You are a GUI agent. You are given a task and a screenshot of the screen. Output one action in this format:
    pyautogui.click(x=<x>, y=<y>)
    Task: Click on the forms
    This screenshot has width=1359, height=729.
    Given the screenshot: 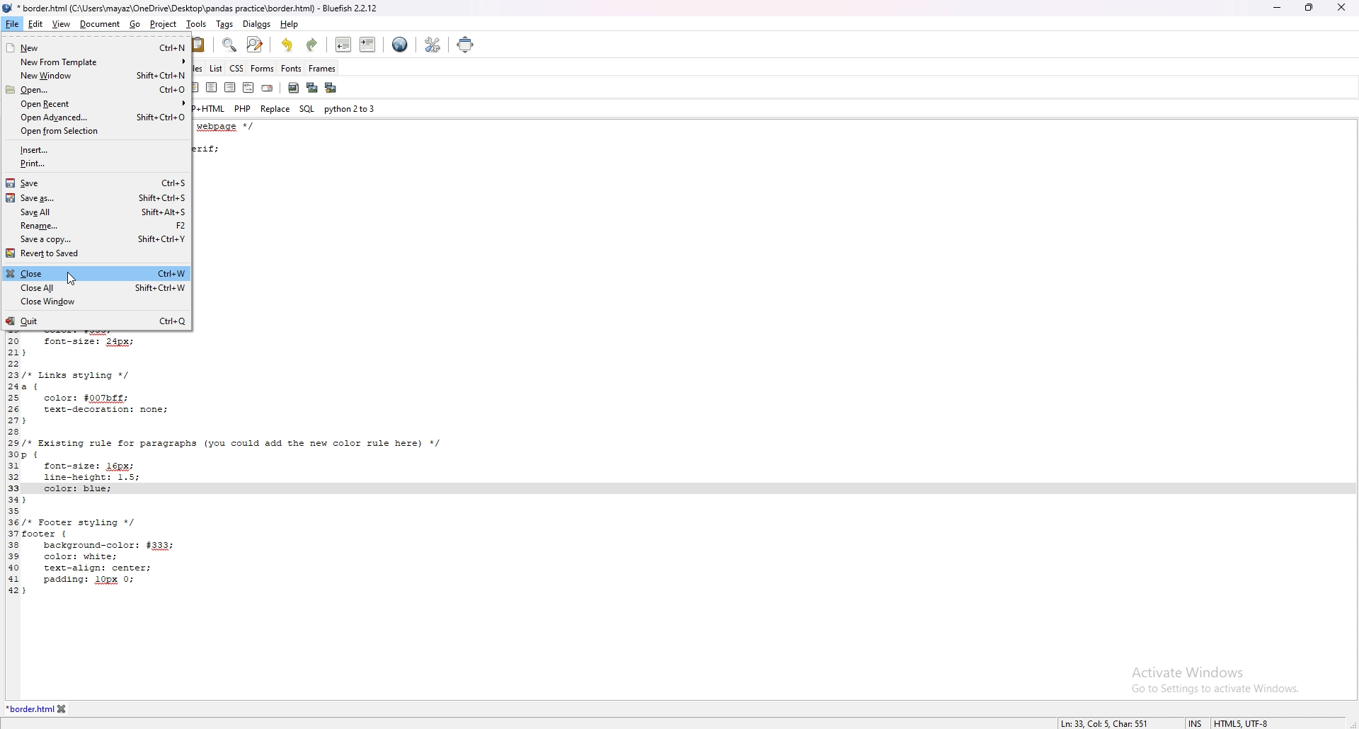 What is the action you would take?
    pyautogui.click(x=263, y=69)
    